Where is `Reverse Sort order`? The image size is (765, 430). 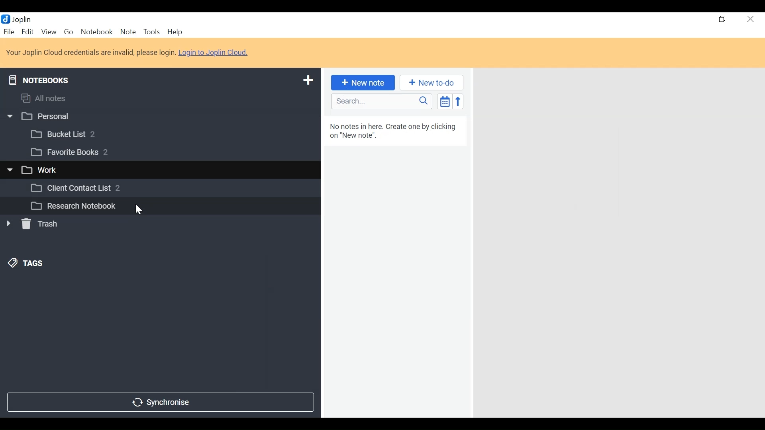
Reverse Sort order is located at coordinates (460, 101).